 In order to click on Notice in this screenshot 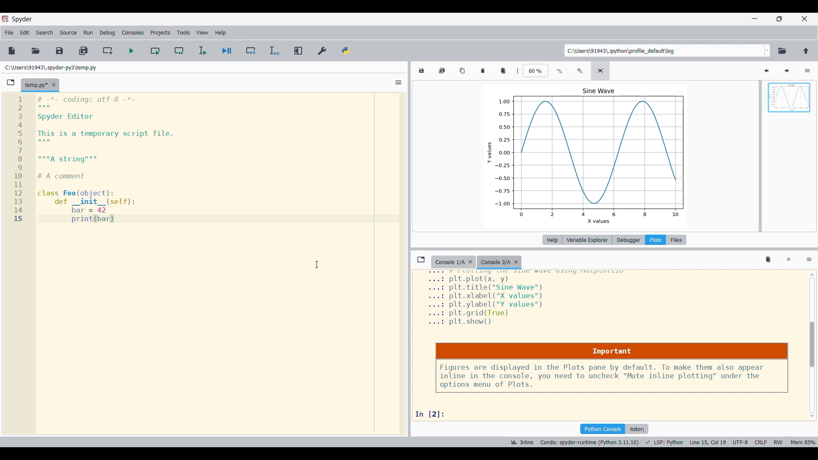, I will do `click(612, 368)`.